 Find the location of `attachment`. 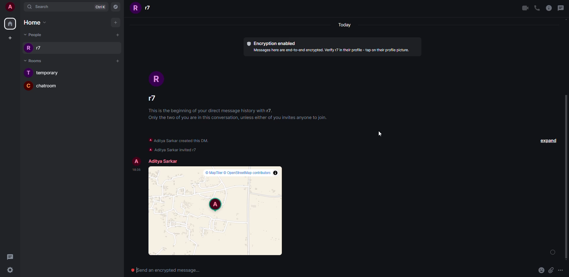

attachment is located at coordinates (552, 270).